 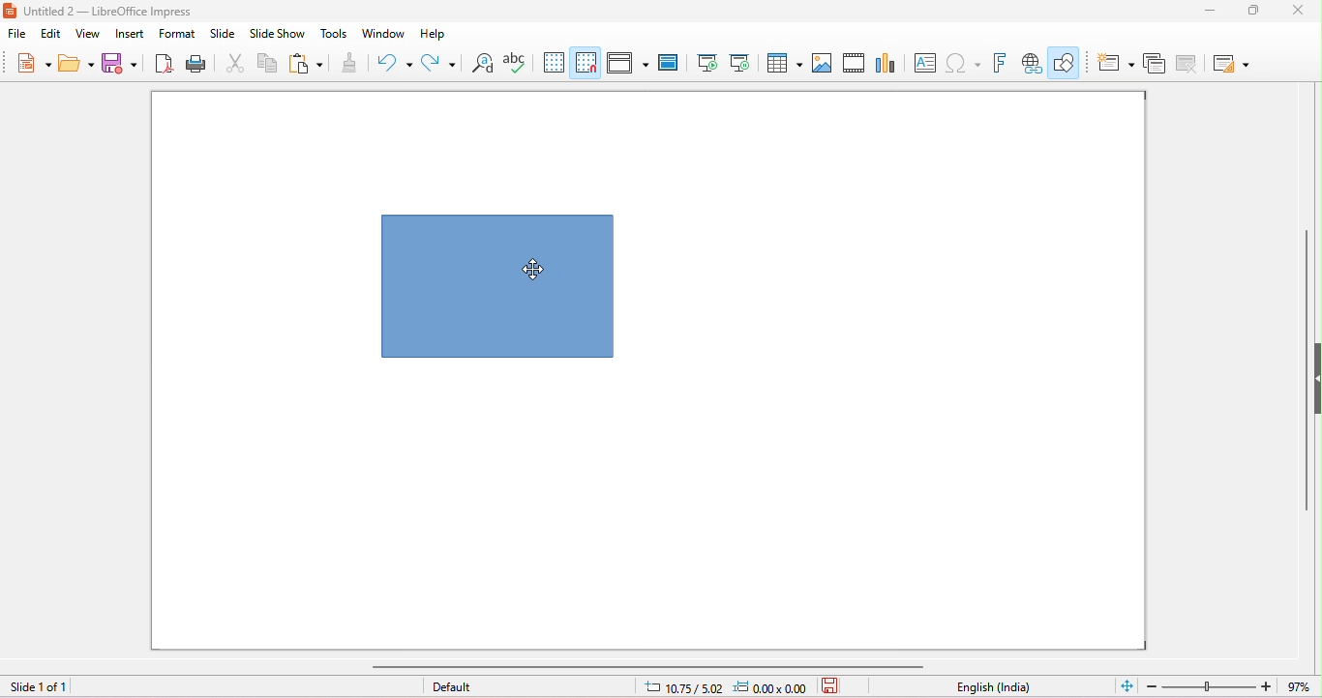 I want to click on insert text box, so click(x=923, y=62).